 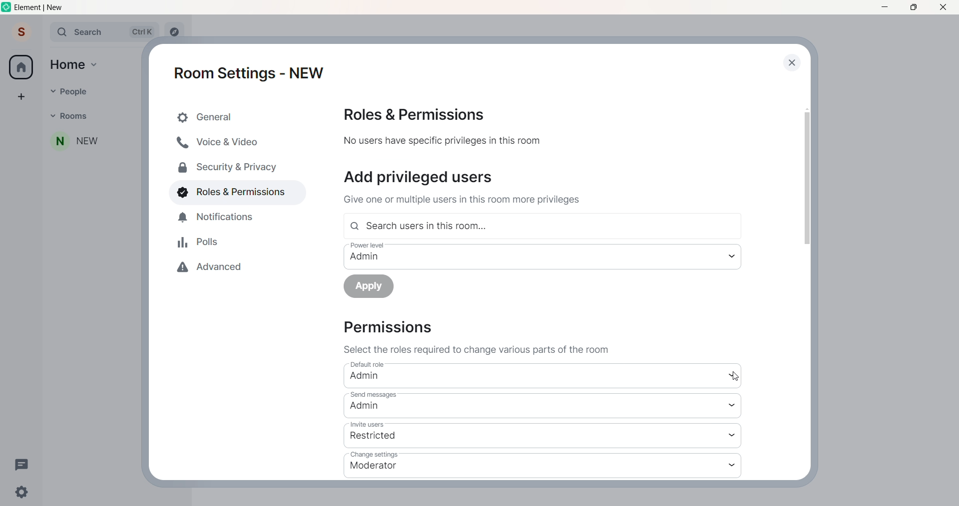 What do you see at coordinates (545, 225) in the screenshot?
I see `search user` at bounding box center [545, 225].